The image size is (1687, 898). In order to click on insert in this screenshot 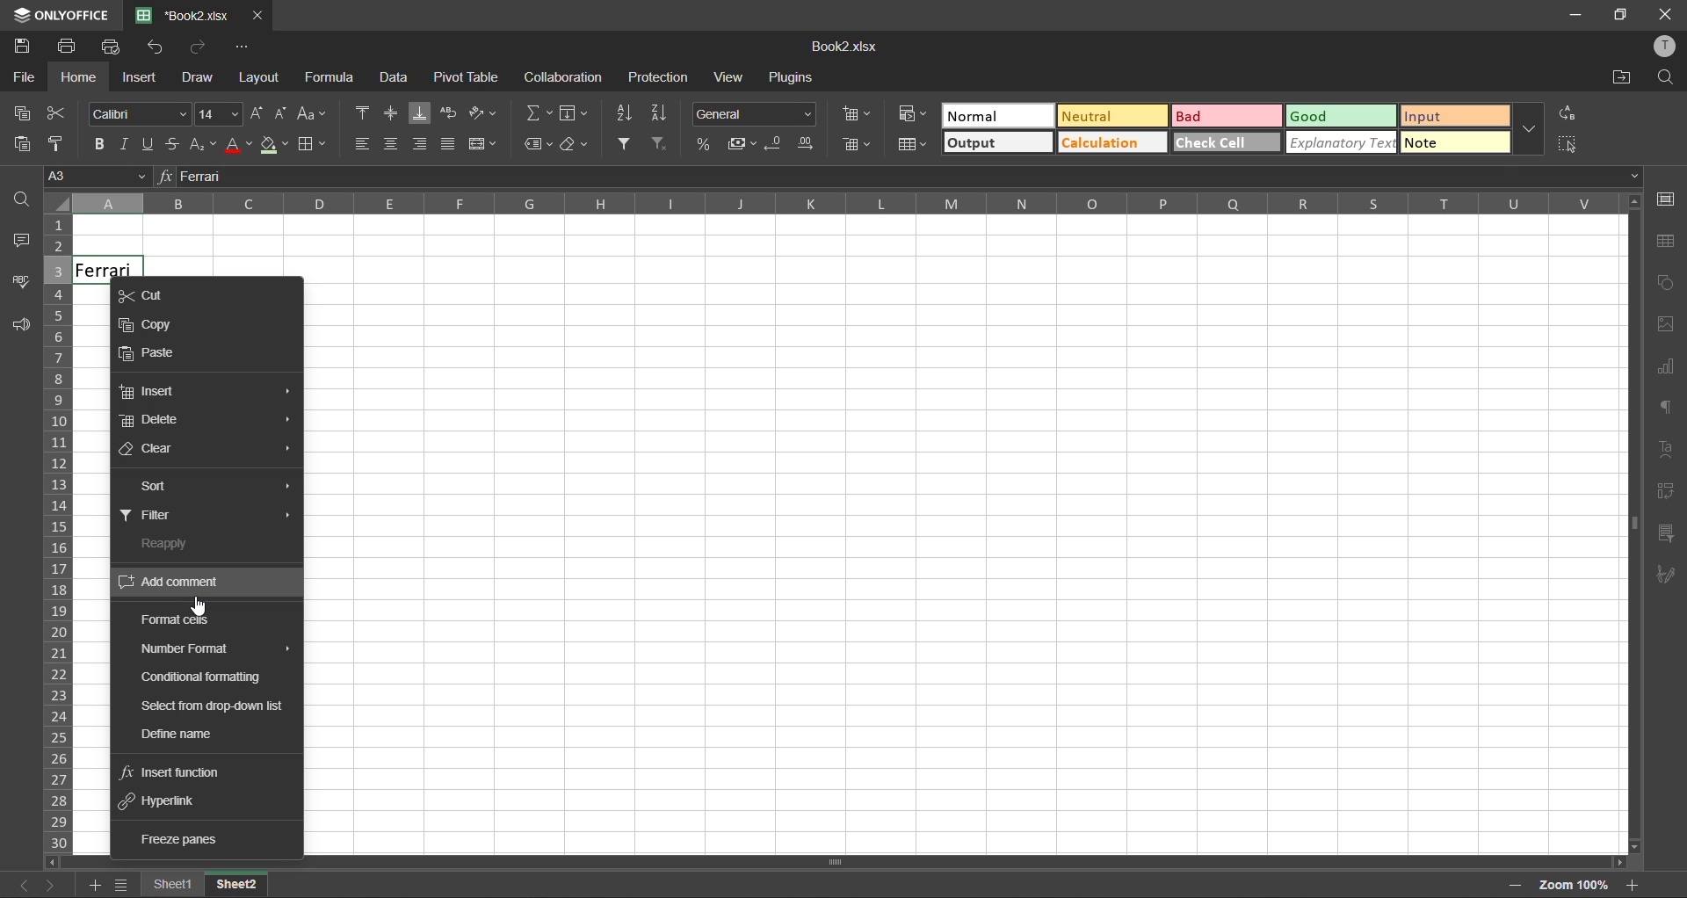, I will do `click(154, 392)`.